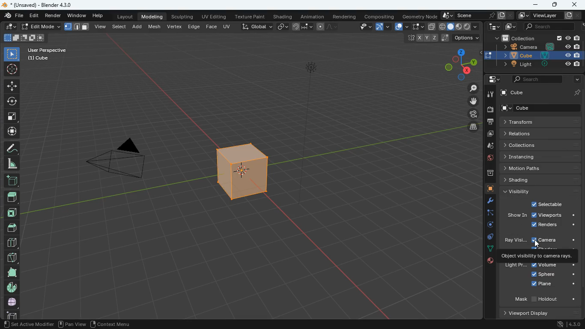 The image size is (585, 329). I want to click on cursor, so click(538, 244).